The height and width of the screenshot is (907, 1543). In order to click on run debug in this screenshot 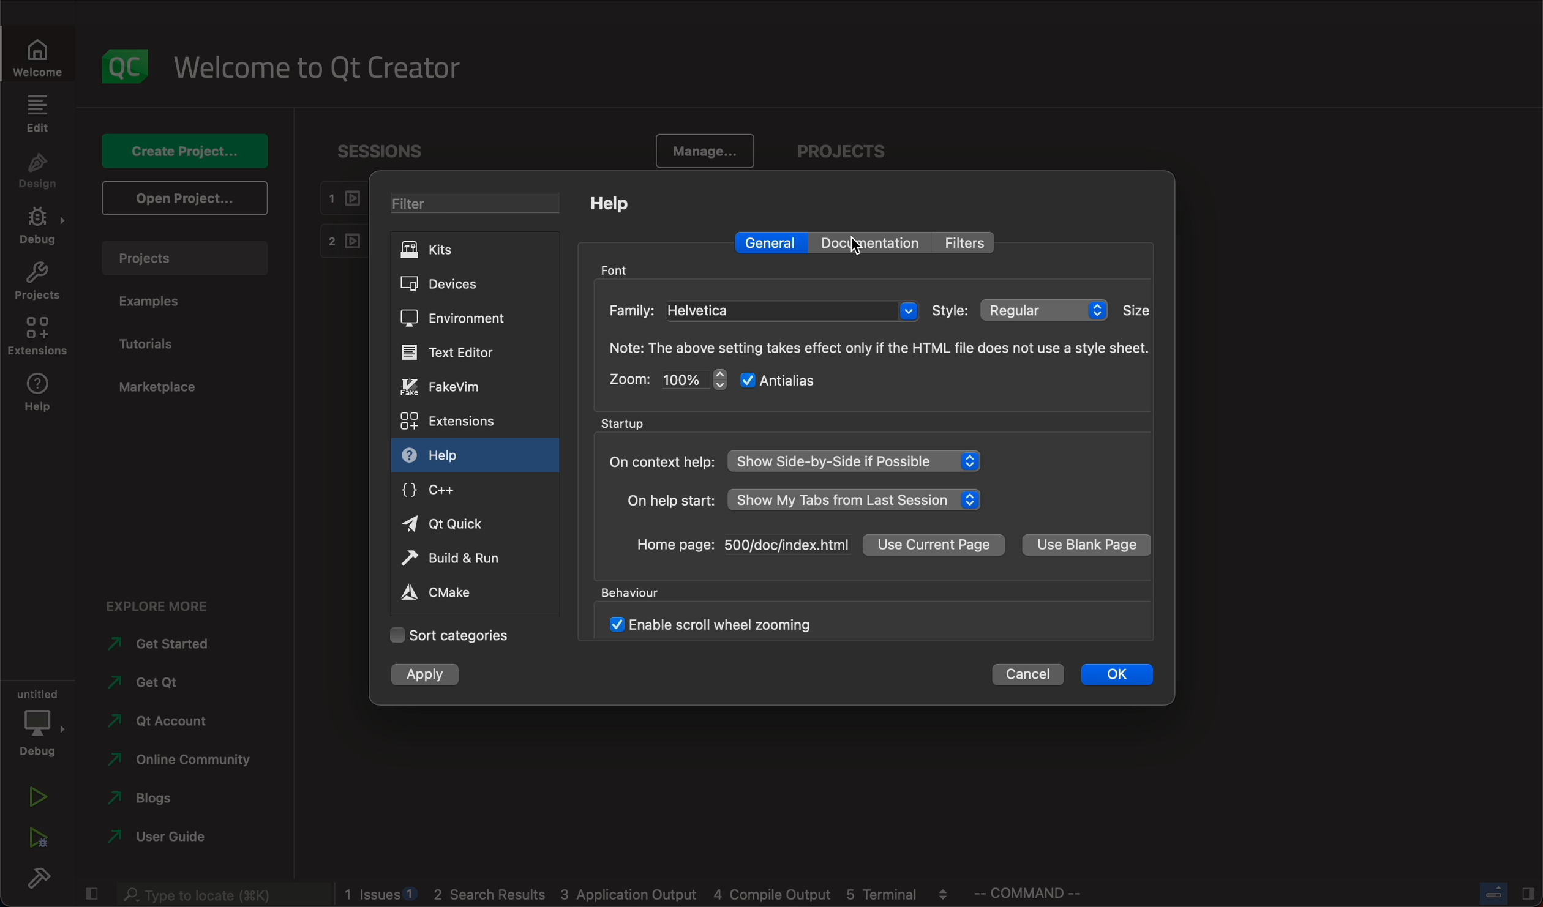, I will do `click(37, 838)`.